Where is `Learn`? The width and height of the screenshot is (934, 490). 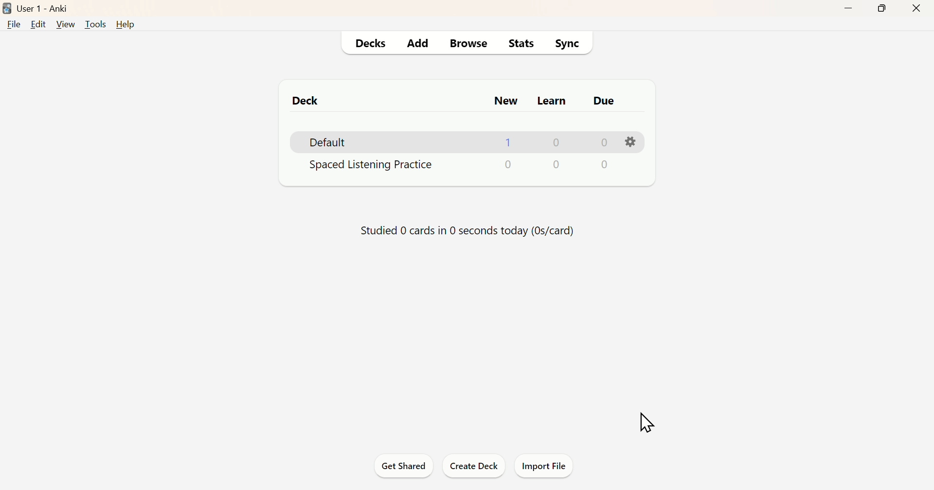
Learn is located at coordinates (551, 101).